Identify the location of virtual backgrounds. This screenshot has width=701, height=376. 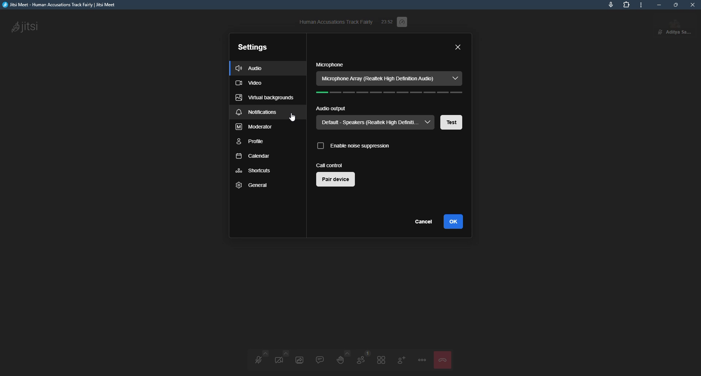
(265, 97).